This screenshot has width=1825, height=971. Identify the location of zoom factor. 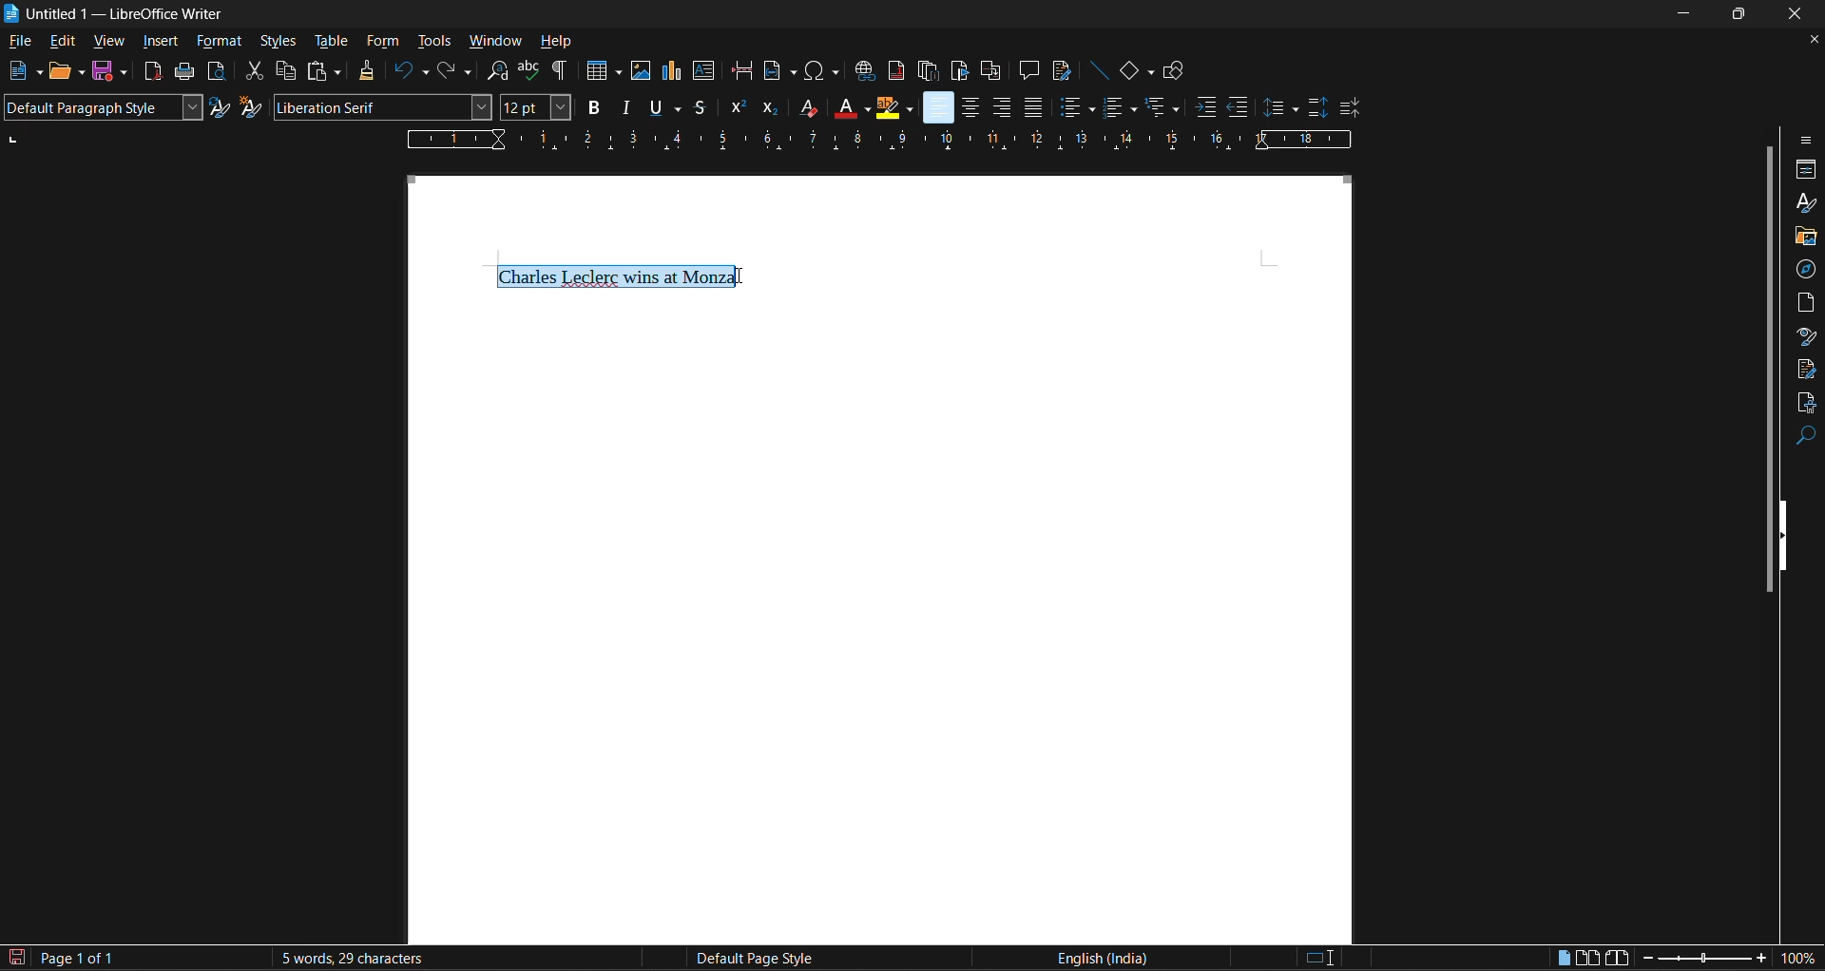
(1801, 957).